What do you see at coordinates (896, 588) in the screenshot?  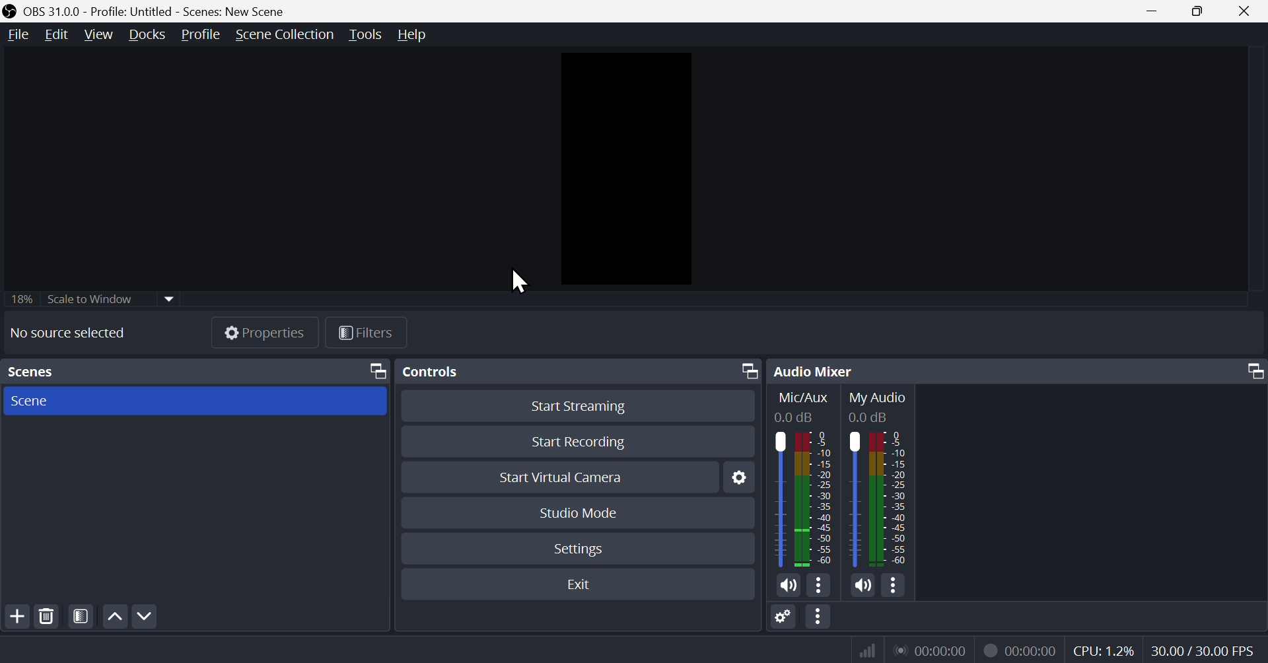 I see `More` at bounding box center [896, 588].